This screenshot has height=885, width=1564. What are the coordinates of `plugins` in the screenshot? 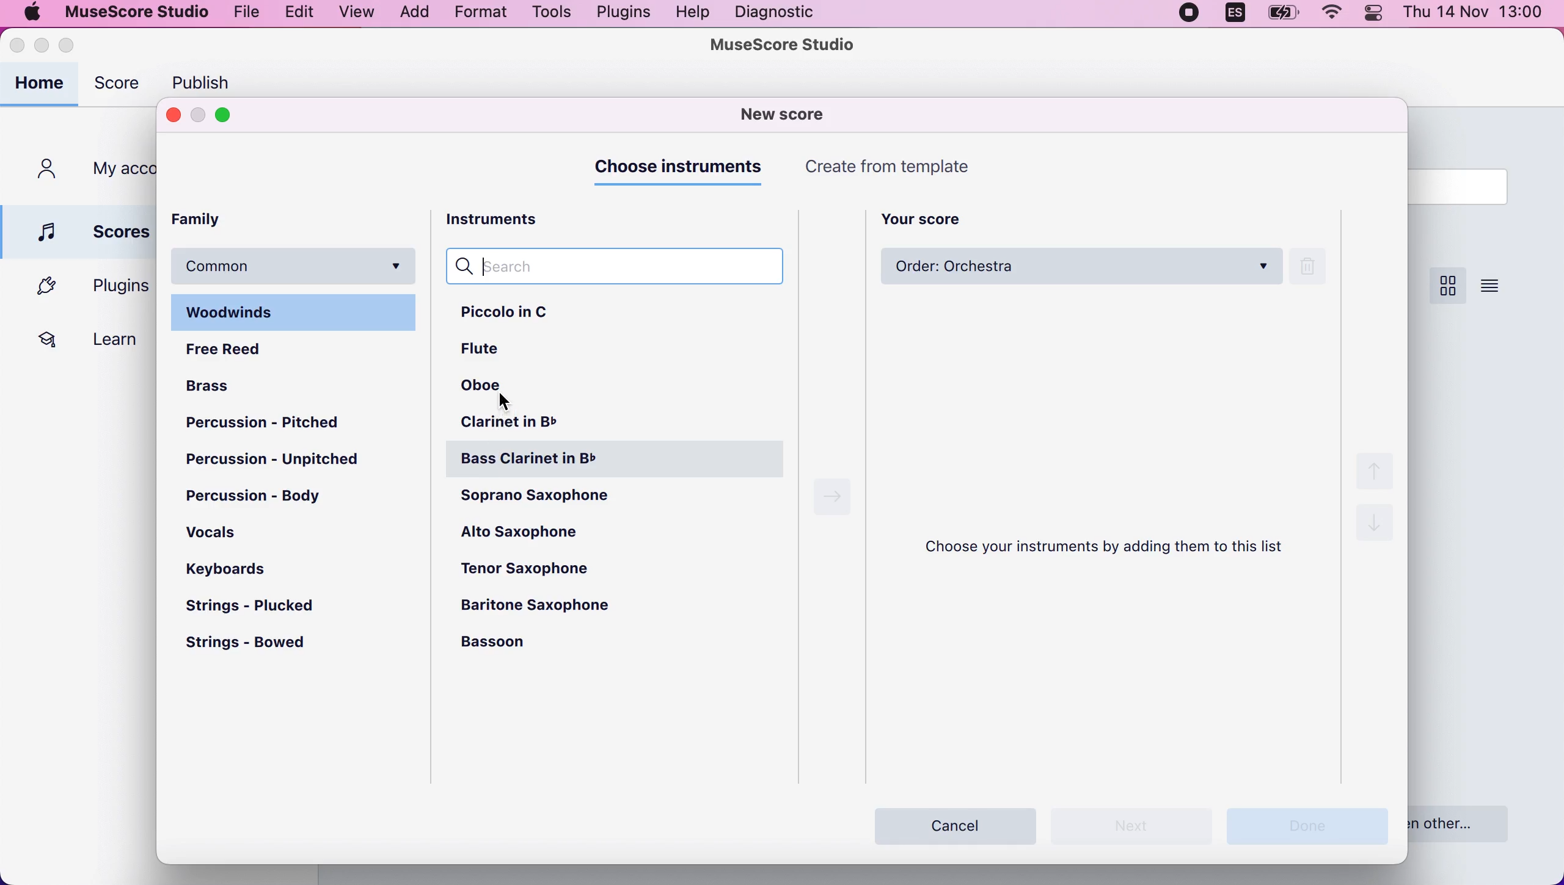 It's located at (84, 287).